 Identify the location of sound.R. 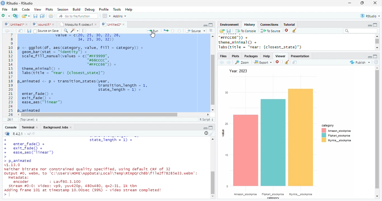
(41, 25).